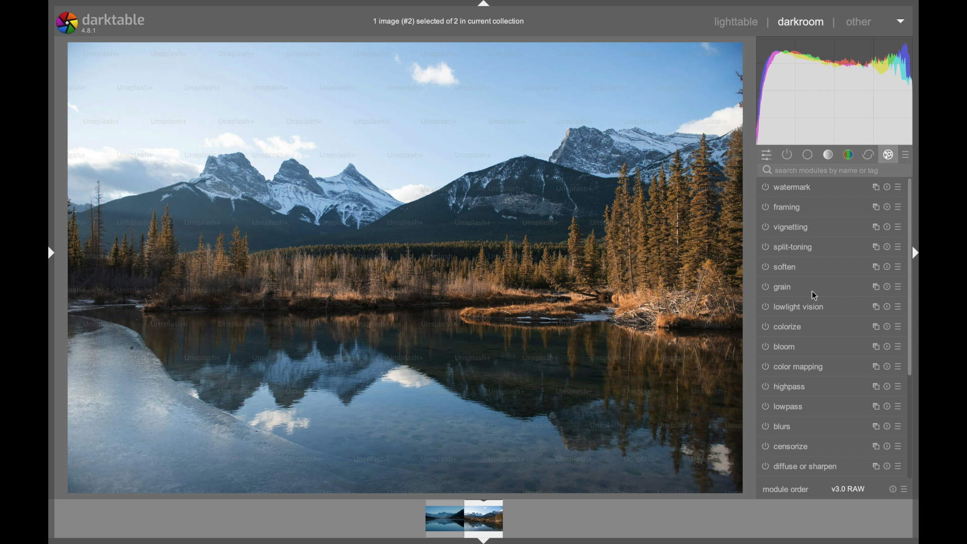  Describe the element at coordinates (899, 247) in the screenshot. I see `presets` at that location.